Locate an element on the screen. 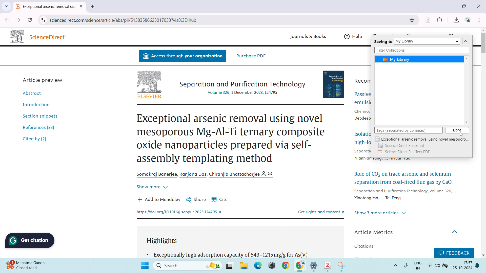  Role of CO2 on trace arsenic and selenium separation from coal-fired flue gas by CaO is located at coordinates (404, 177).